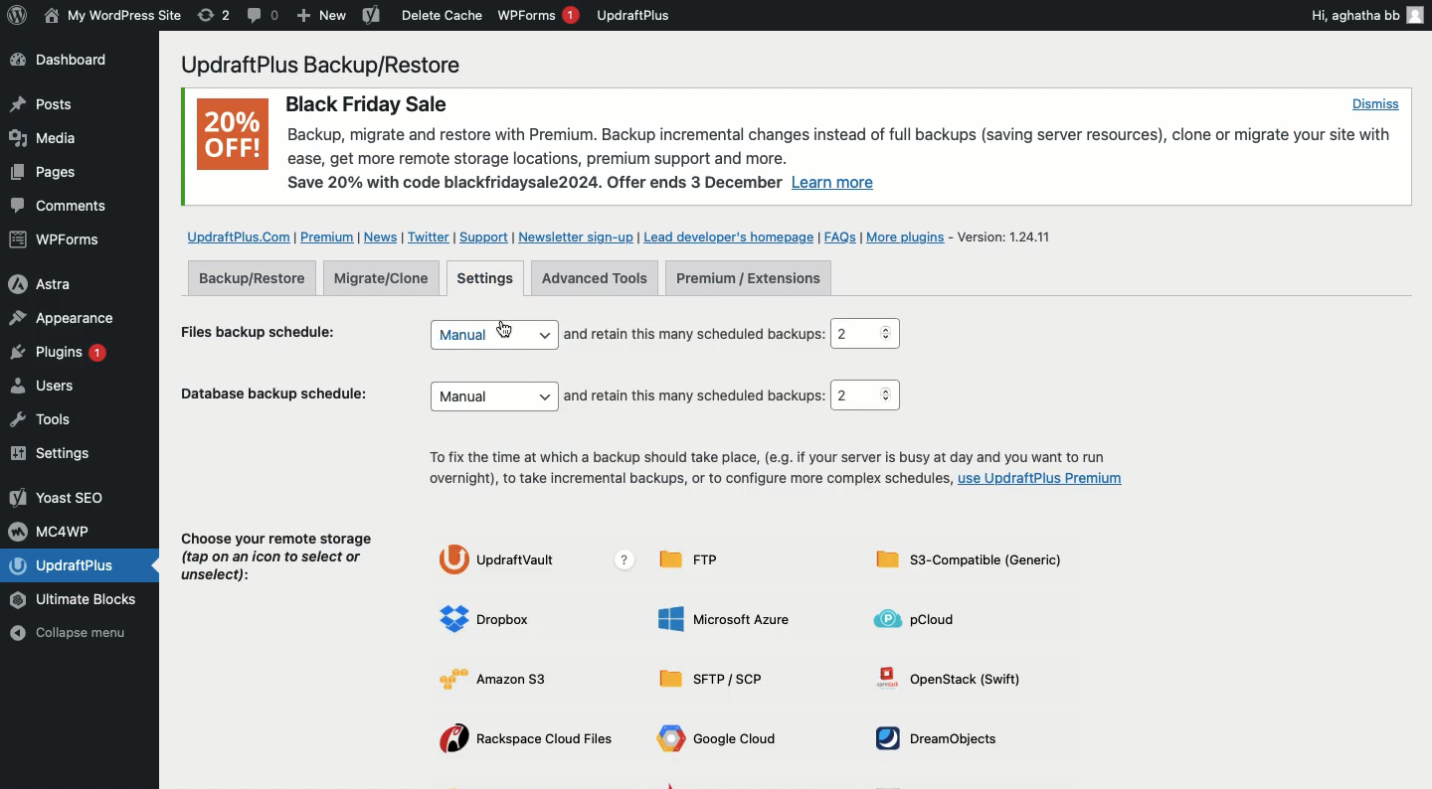  I want to click on Database backup schedule, so click(278, 397).